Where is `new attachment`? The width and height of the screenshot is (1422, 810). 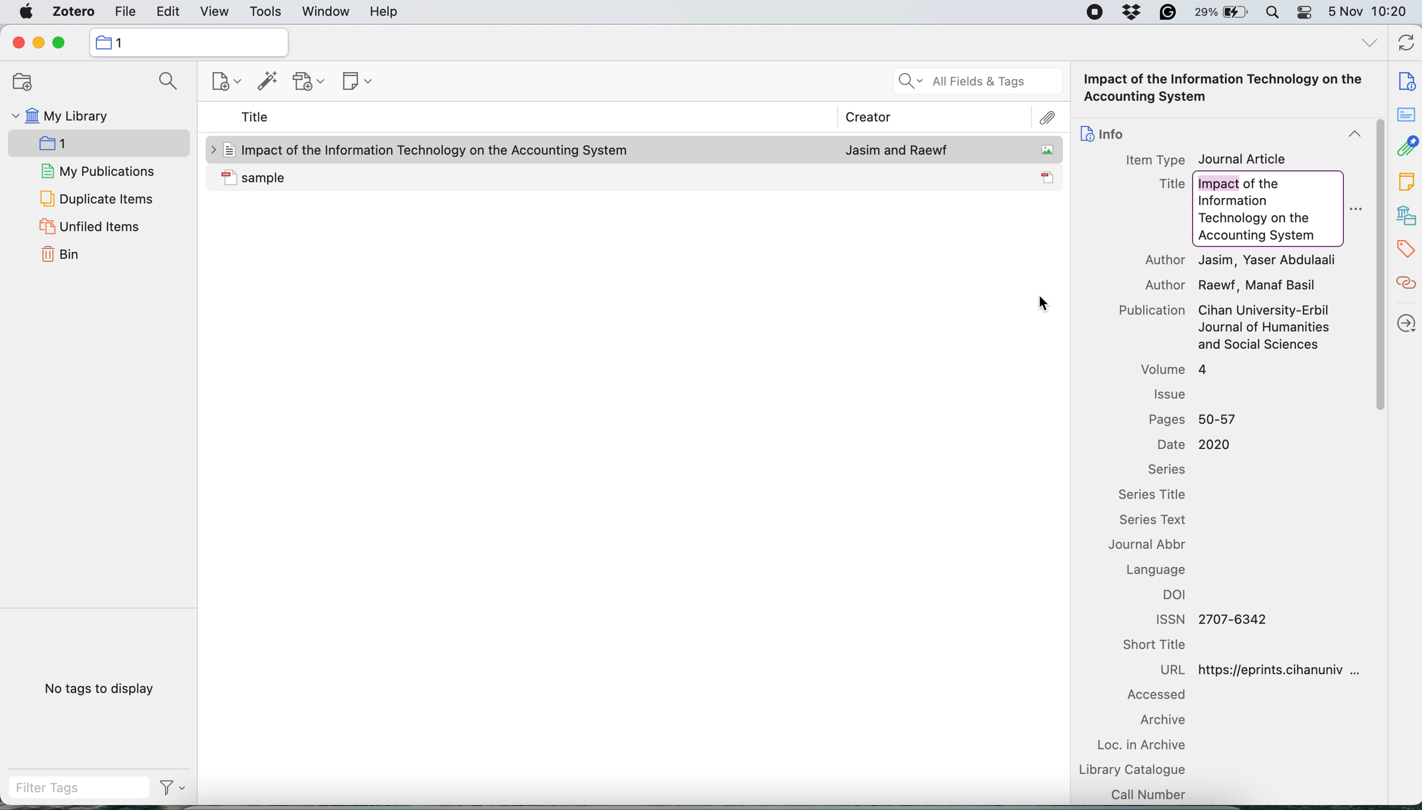
new attachment is located at coordinates (308, 83).